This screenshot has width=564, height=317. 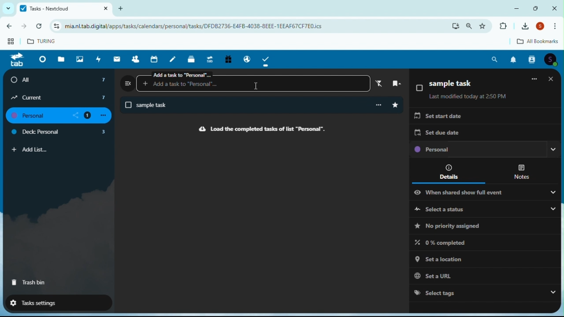 I want to click on Files, so click(x=63, y=59).